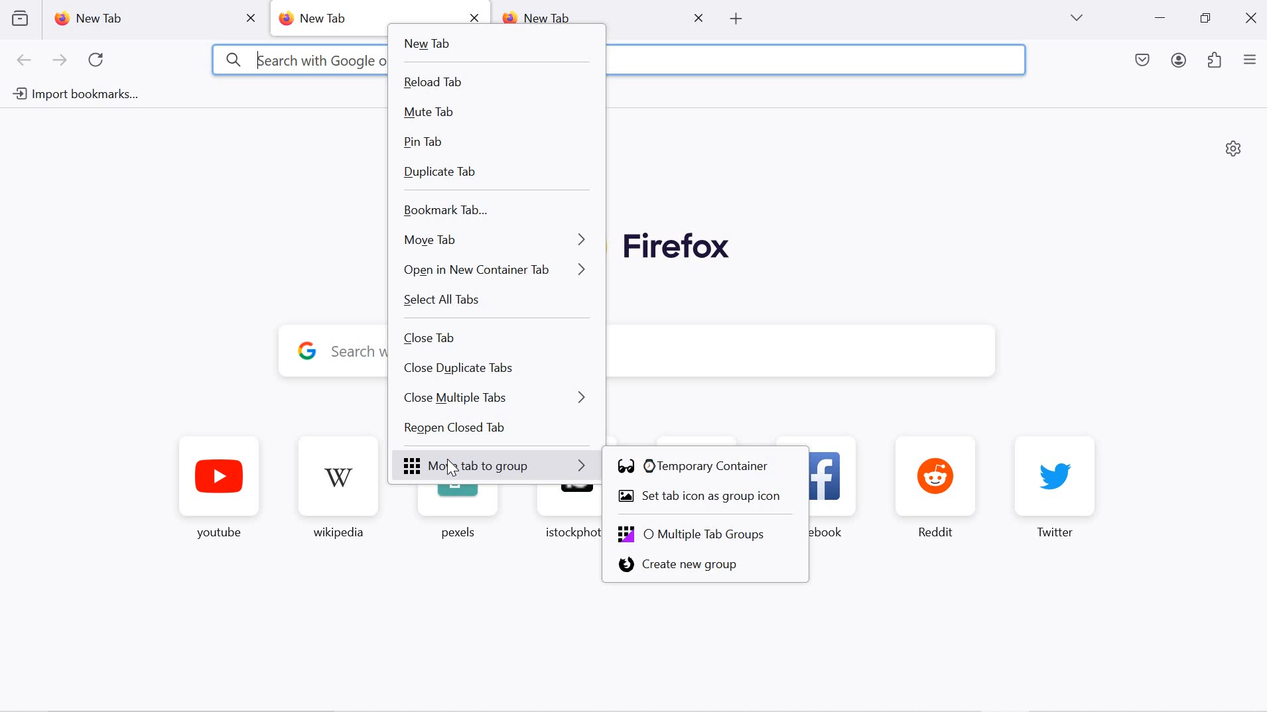  Describe the element at coordinates (700, 498) in the screenshot. I see `set tab icon as group icon` at that location.